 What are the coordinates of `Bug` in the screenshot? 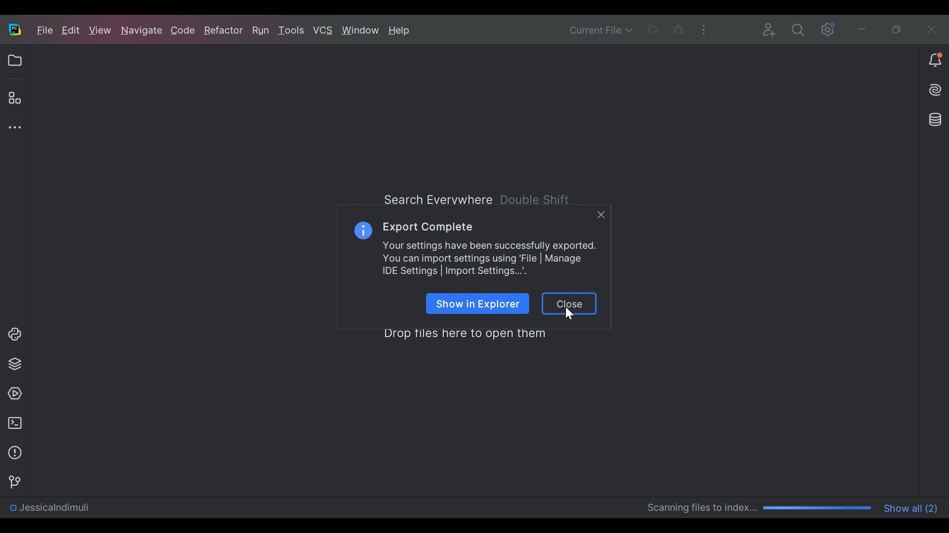 It's located at (678, 29).